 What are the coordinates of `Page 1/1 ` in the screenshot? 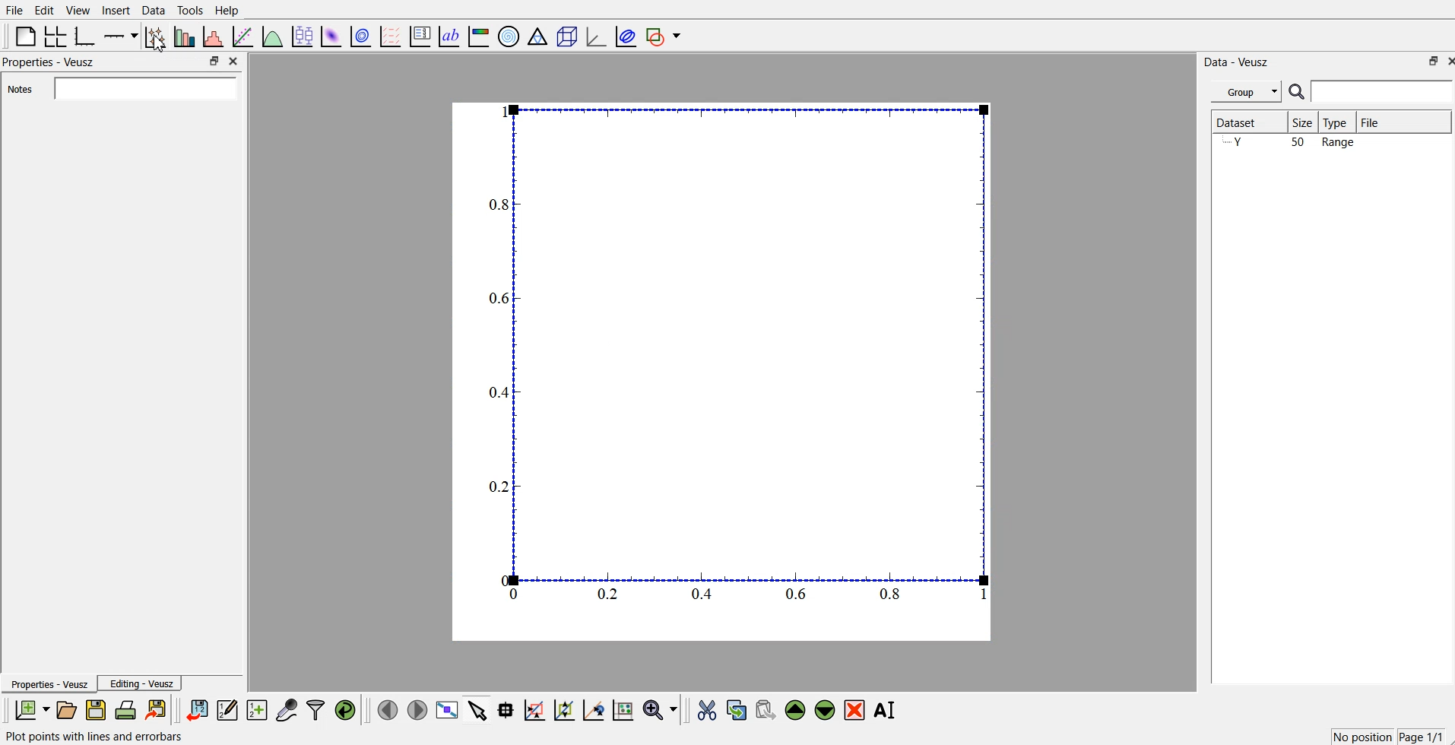 It's located at (1421, 736).